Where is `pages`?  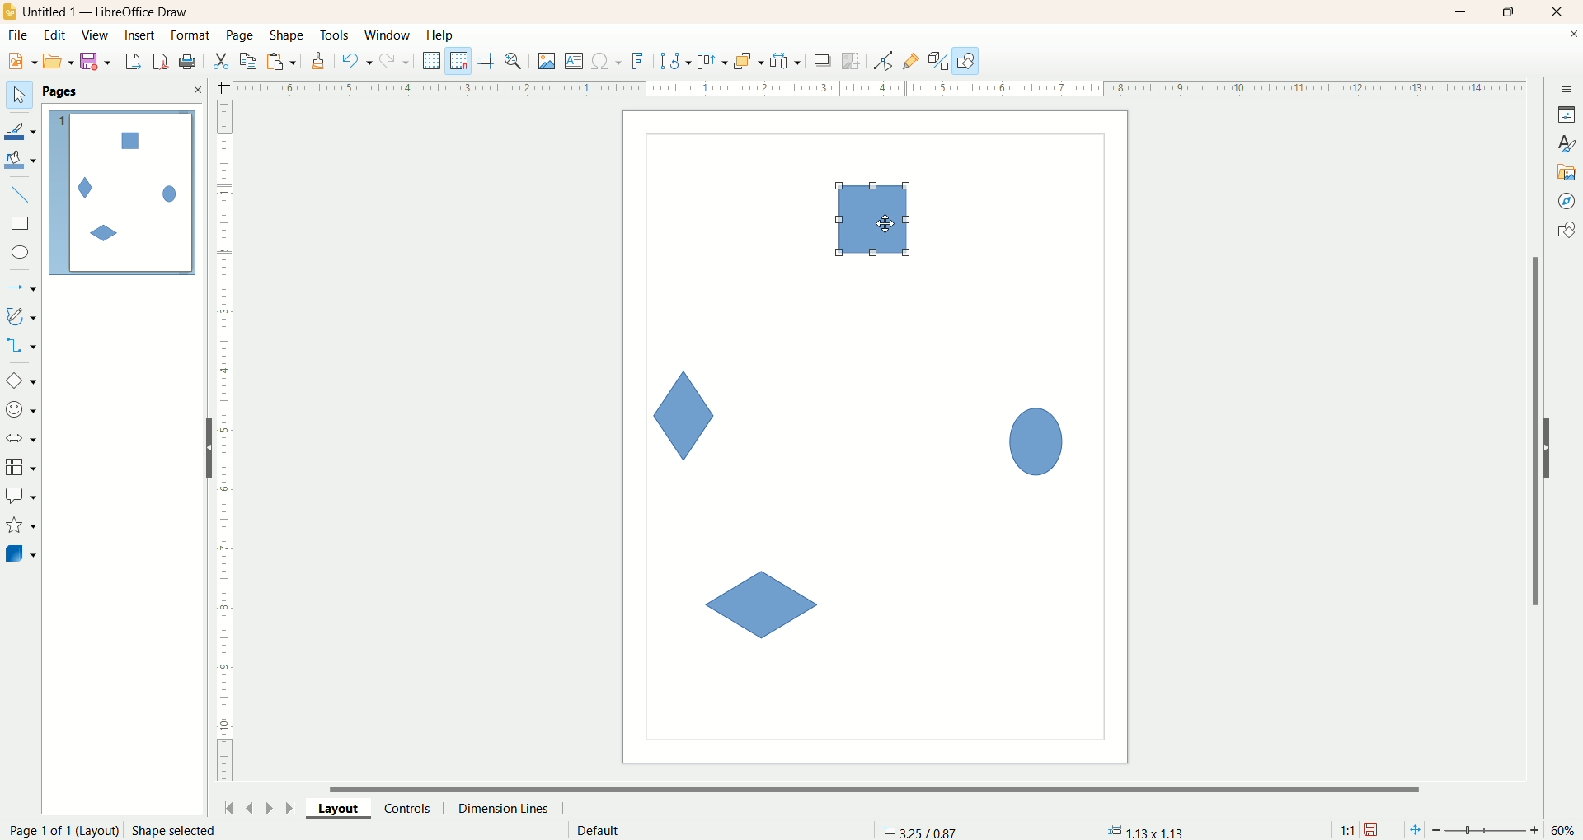
pages is located at coordinates (60, 91).